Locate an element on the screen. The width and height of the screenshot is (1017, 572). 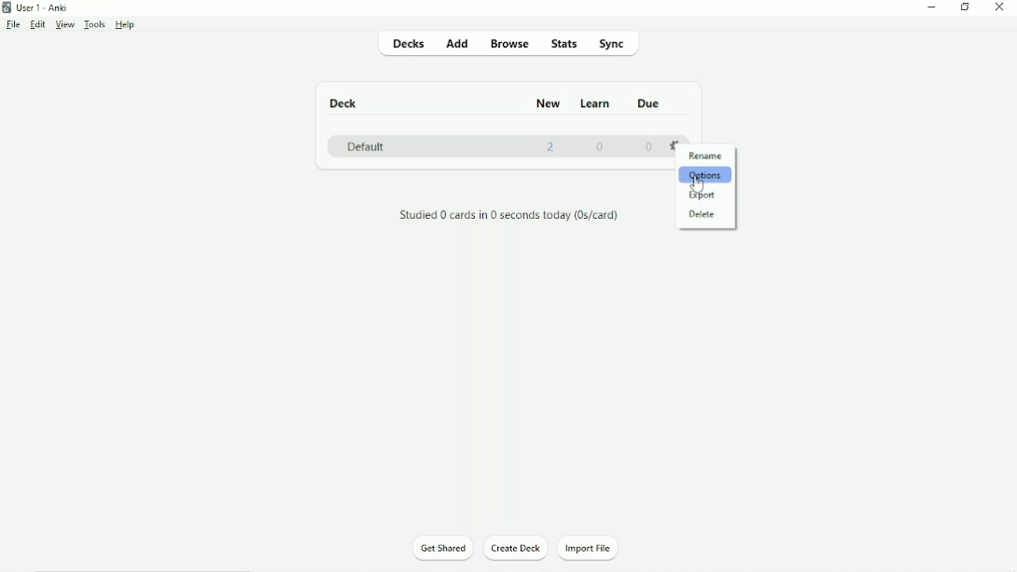
New is located at coordinates (548, 103).